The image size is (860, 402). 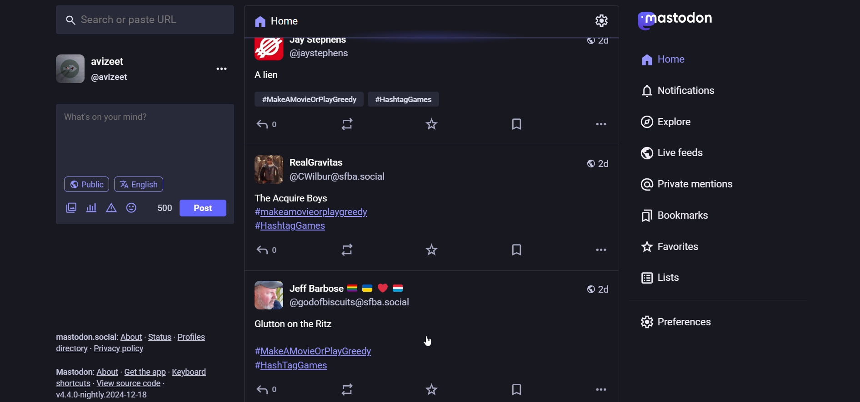 I want to click on image/video, so click(x=70, y=206).